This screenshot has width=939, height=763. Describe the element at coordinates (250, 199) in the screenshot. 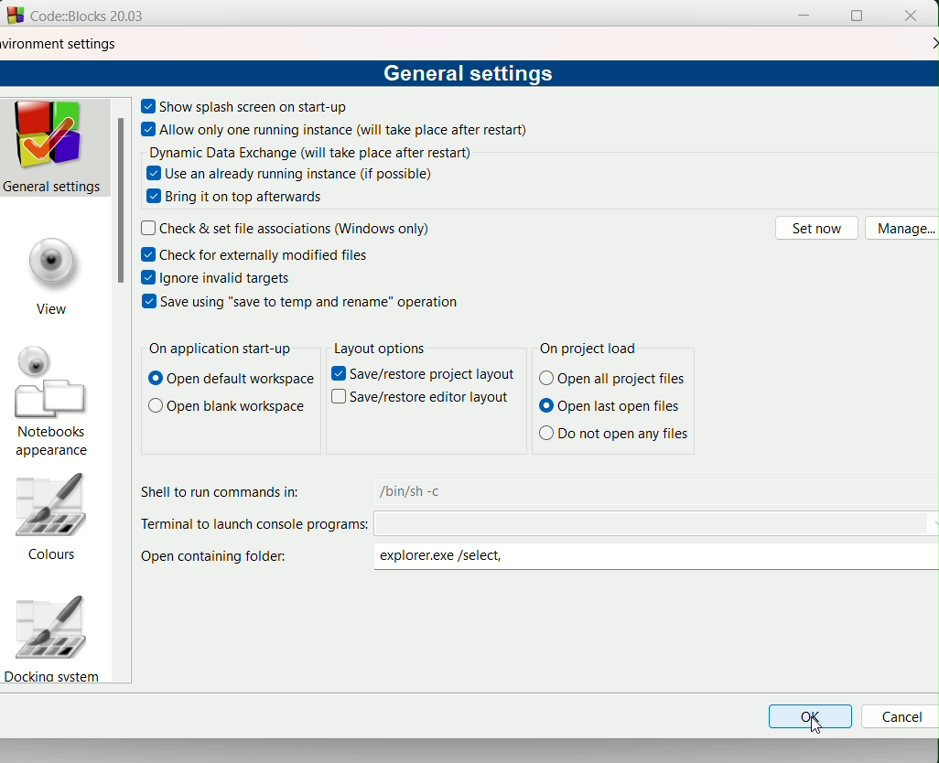

I see `text` at that location.